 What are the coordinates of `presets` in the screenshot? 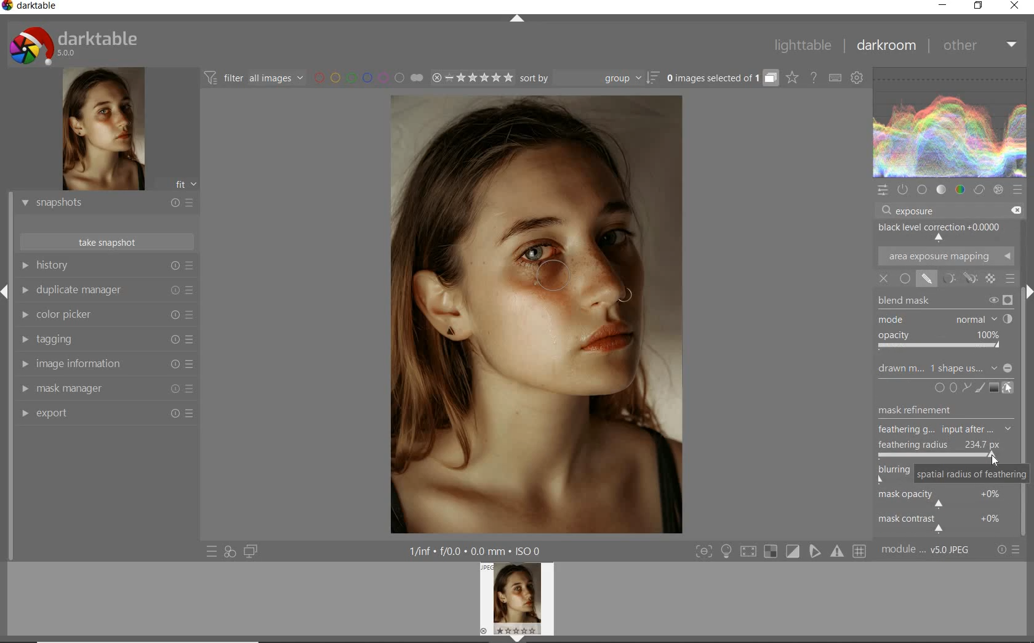 It's located at (1018, 190).